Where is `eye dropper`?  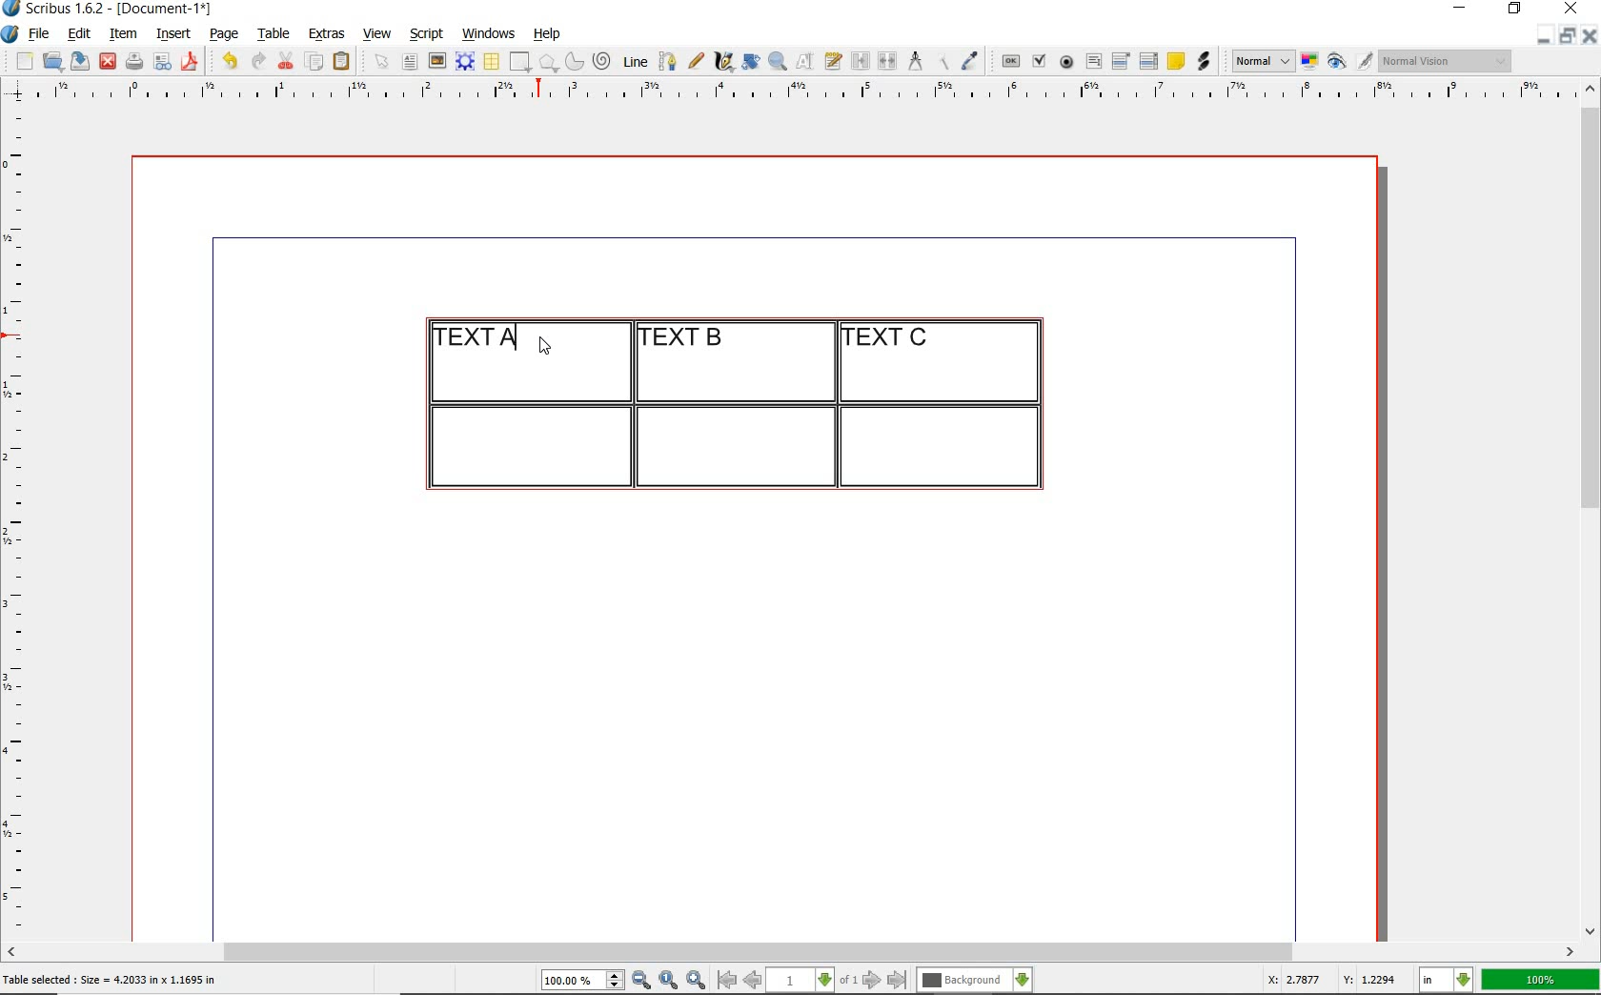 eye dropper is located at coordinates (969, 63).